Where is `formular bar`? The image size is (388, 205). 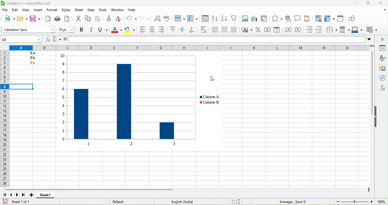
formular bar is located at coordinates (220, 40).